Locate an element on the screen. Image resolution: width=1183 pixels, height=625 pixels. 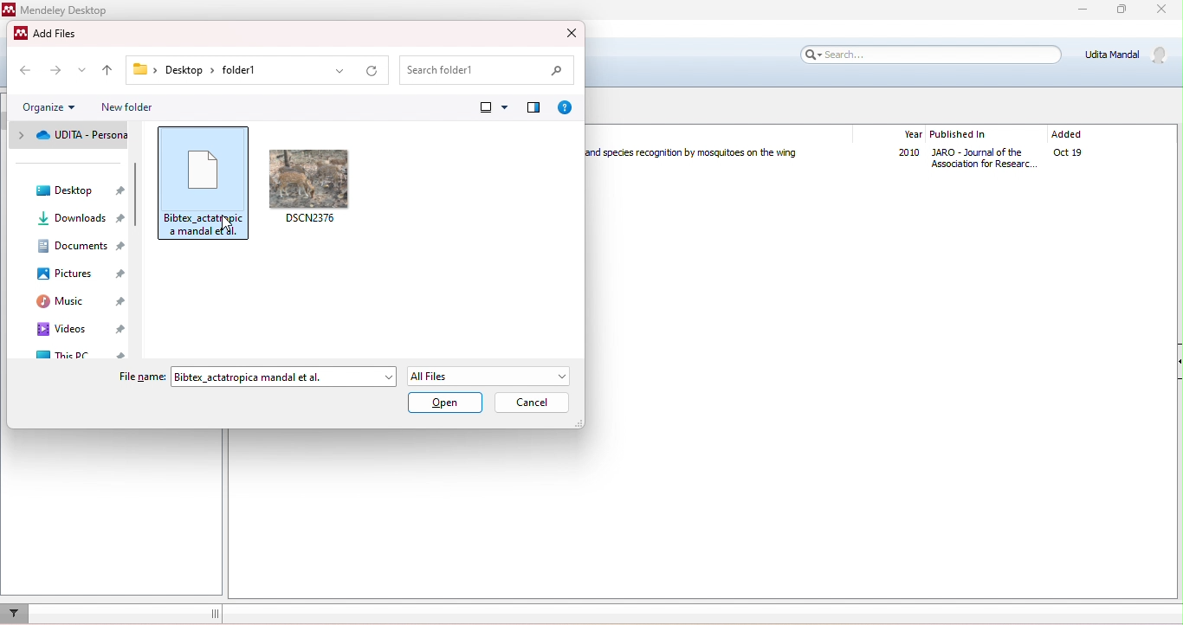
filter is located at coordinates (14, 613).